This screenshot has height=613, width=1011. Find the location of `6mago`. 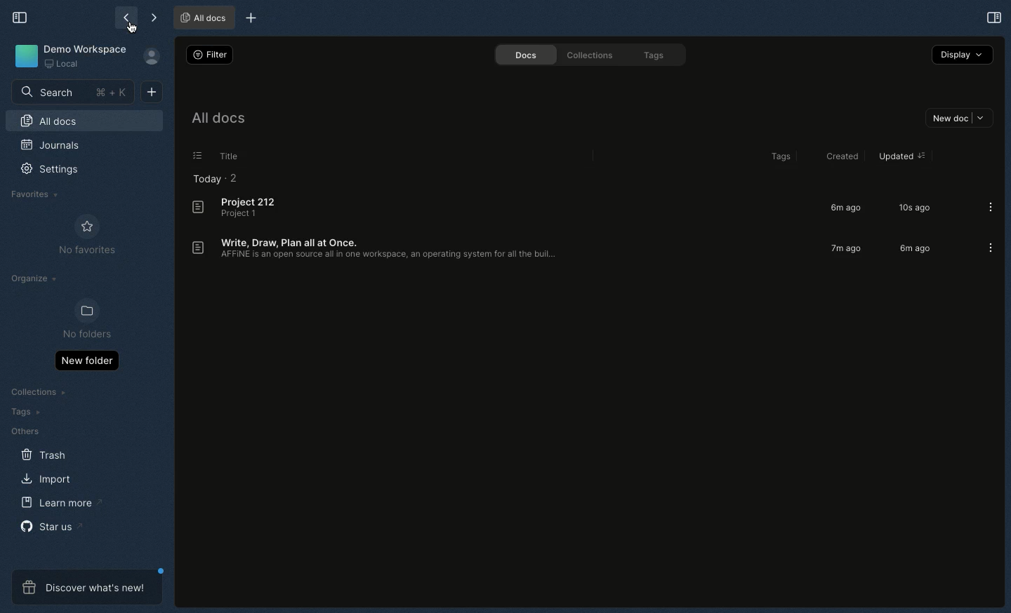

6mago is located at coordinates (842, 205).